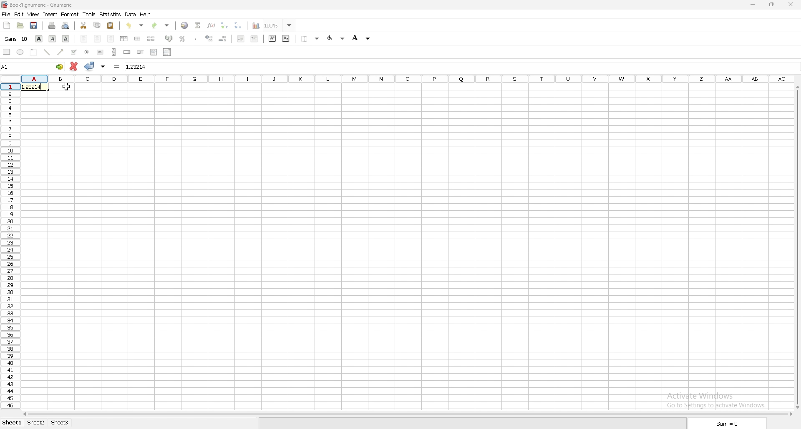  I want to click on copy, so click(97, 25).